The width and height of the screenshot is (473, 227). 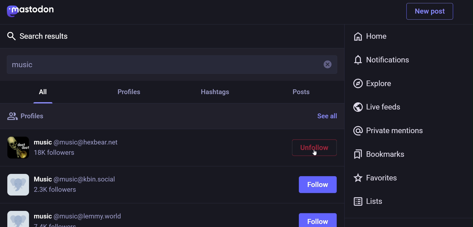 What do you see at coordinates (329, 116) in the screenshot?
I see `see all` at bounding box center [329, 116].